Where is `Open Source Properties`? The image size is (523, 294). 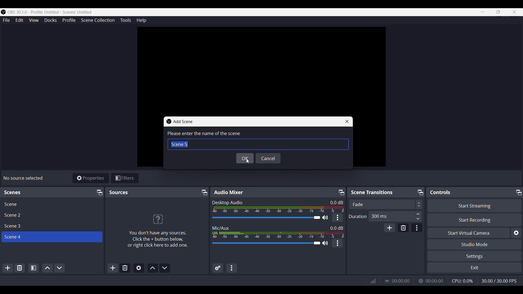
Open Source Properties is located at coordinates (138, 268).